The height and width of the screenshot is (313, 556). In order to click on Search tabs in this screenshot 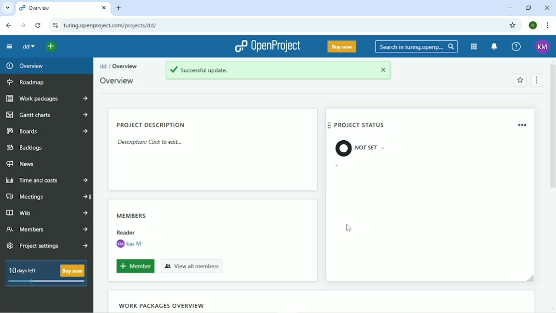, I will do `click(8, 9)`.